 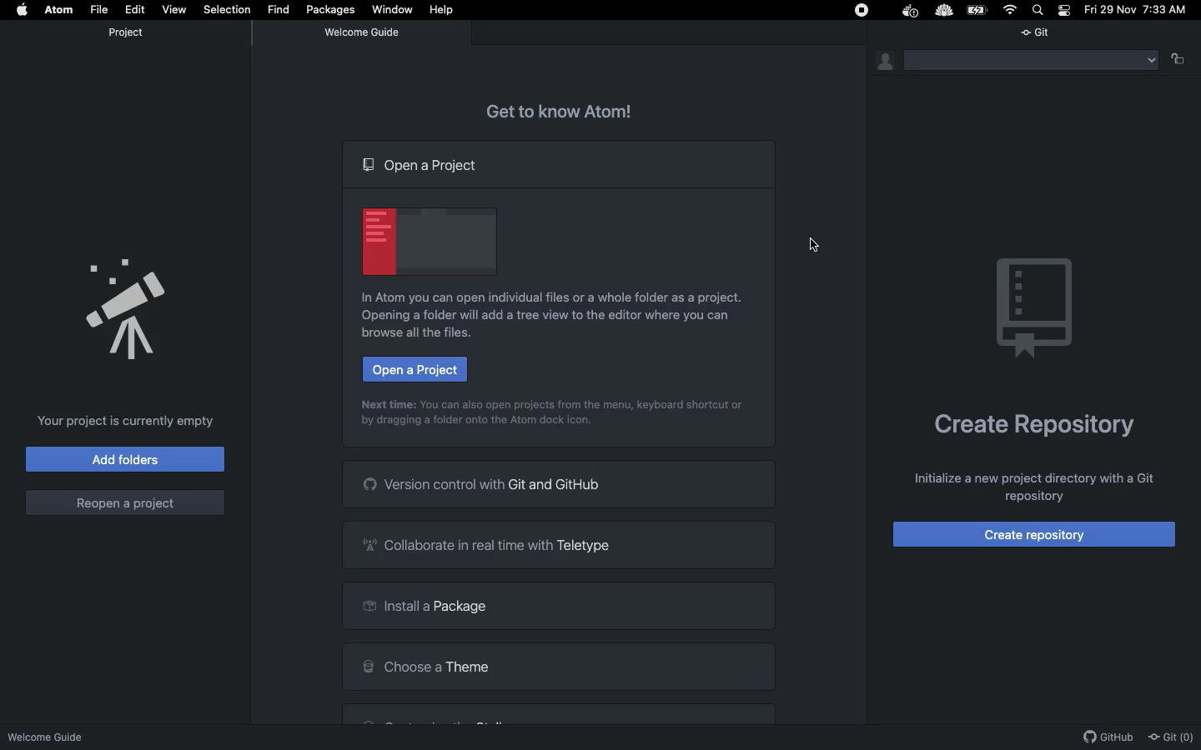 What do you see at coordinates (1013, 10) in the screenshot?
I see `Internet` at bounding box center [1013, 10].